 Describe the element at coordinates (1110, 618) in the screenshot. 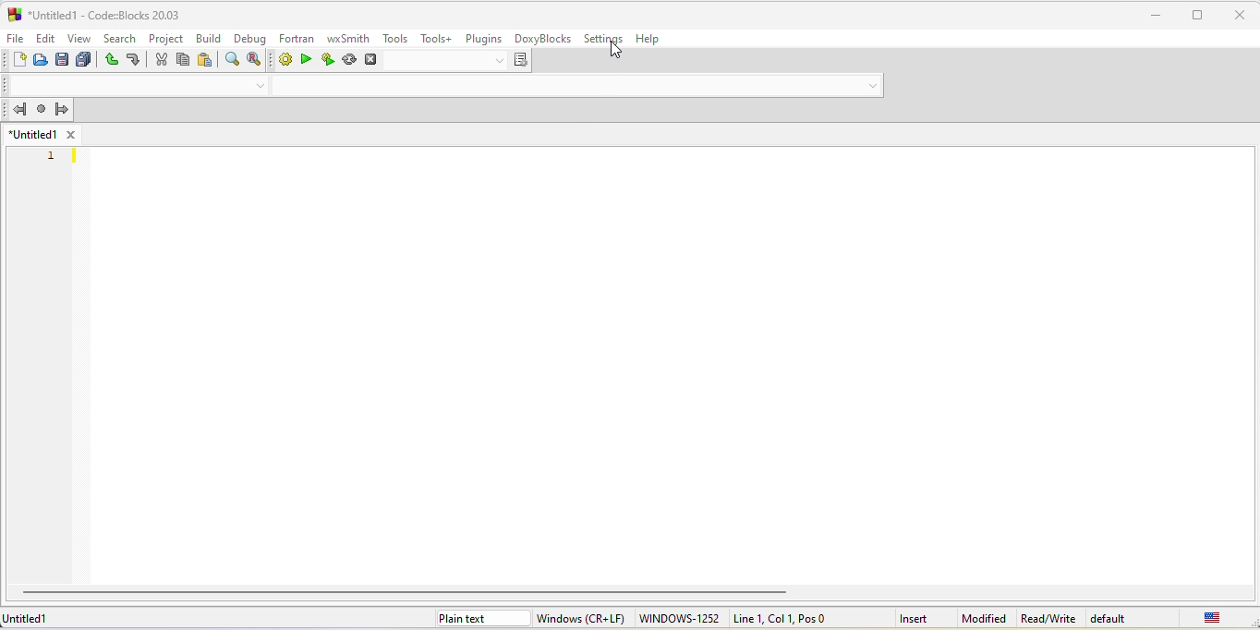

I see `default` at that location.